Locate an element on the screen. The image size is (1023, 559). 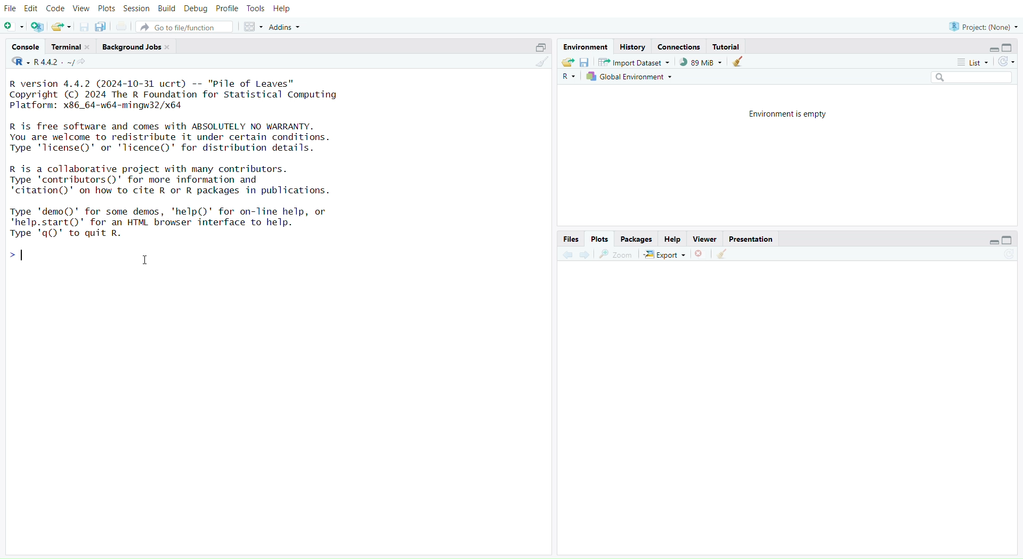
Import dataset is located at coordinates (635, 63).